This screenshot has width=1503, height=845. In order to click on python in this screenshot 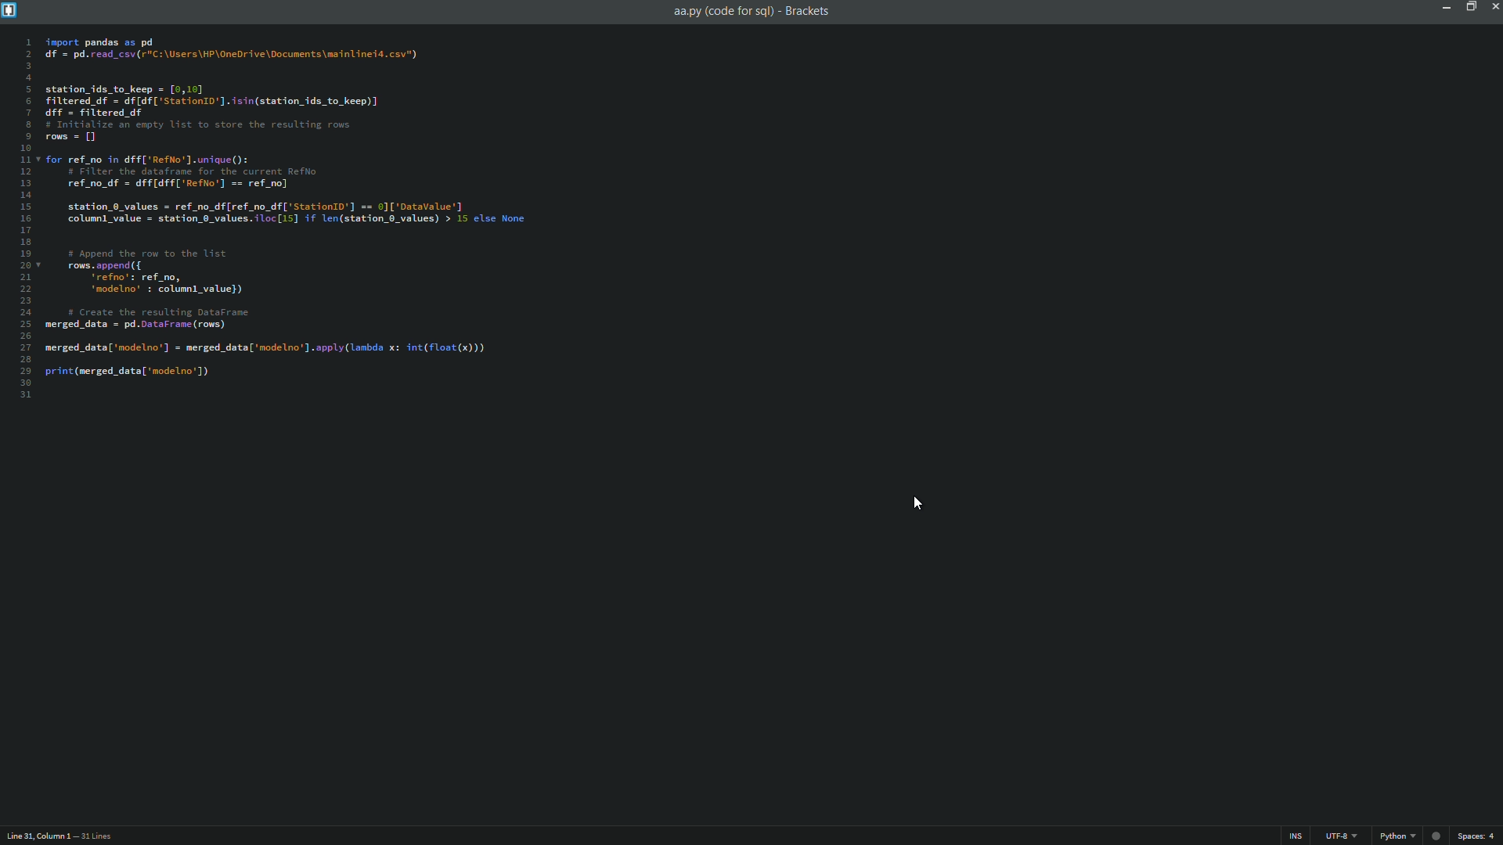, I will do `click(1413, 838)`.